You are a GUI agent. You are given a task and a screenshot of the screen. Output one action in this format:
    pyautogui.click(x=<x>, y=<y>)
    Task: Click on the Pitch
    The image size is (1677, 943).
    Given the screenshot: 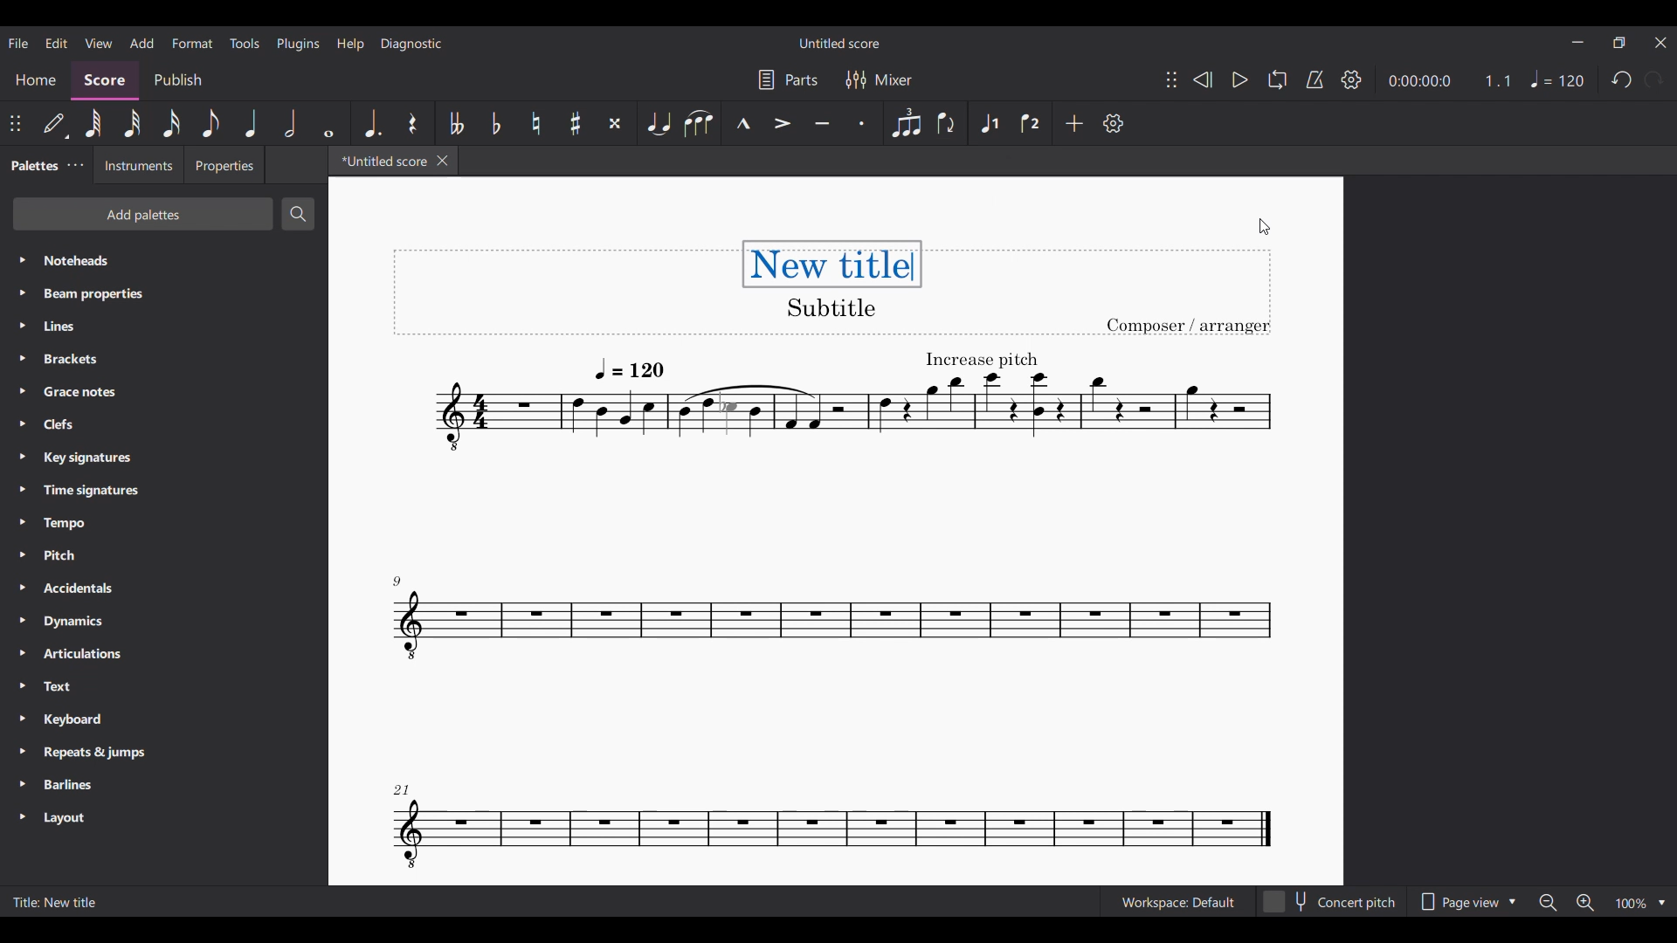 What is the action you would take?
    pyautogui.click(x=164, y=554)
    